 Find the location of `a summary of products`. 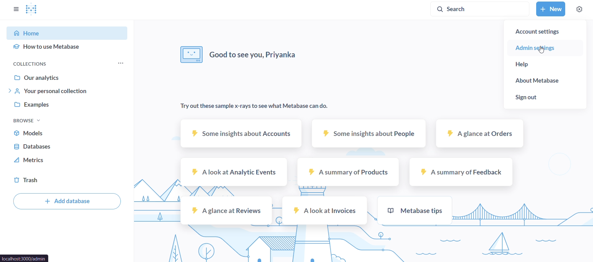

a summary of products is located at coordinates (348, 172).